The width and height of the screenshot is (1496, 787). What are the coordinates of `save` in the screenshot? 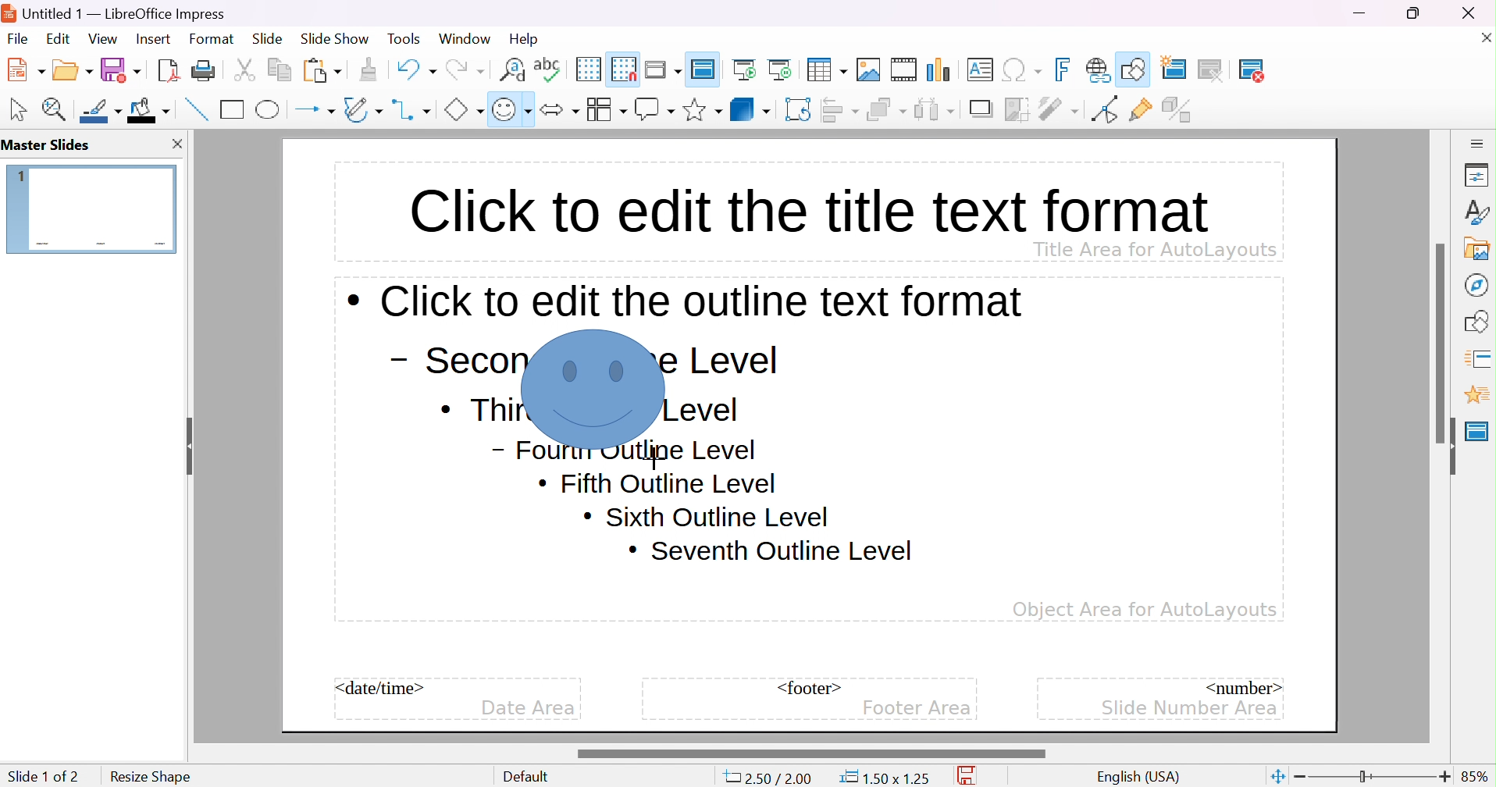 It's located at (121, 69).